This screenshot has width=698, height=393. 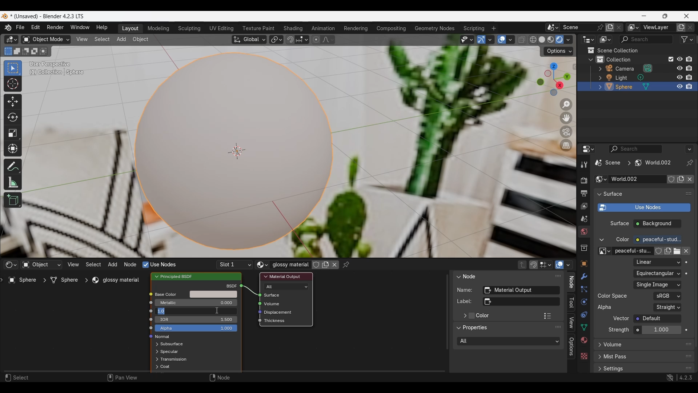 I want to click on icon, so click(x=148, y=329).